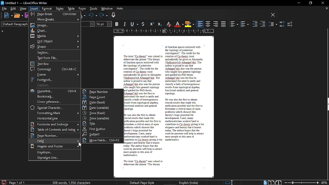 This screenshot has width=329, height=185. I want to click on Minimize, so click(298, 3).